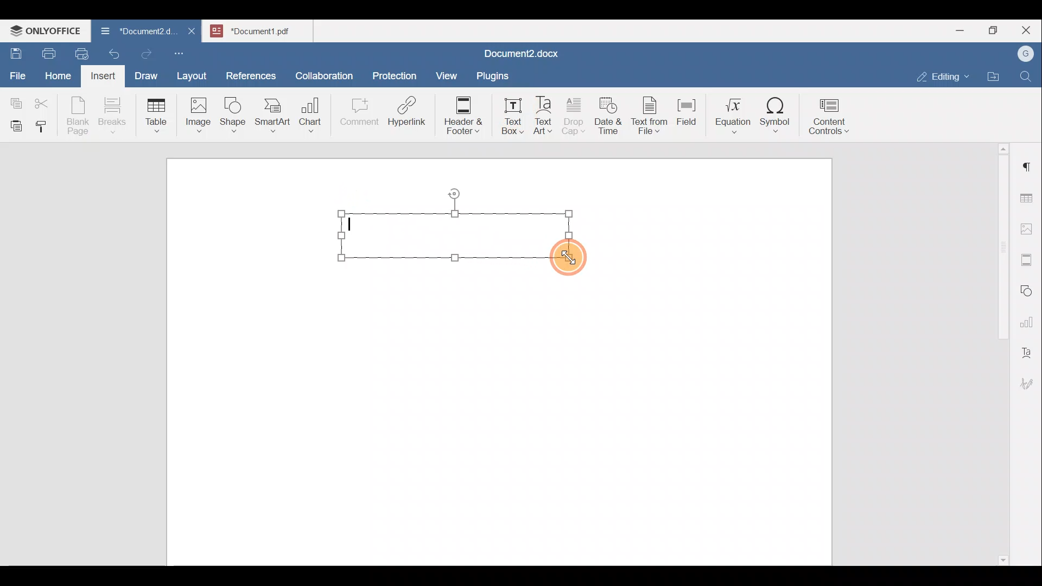 The image size is (1042, 586). I want to click on Home, so click(59, 75).